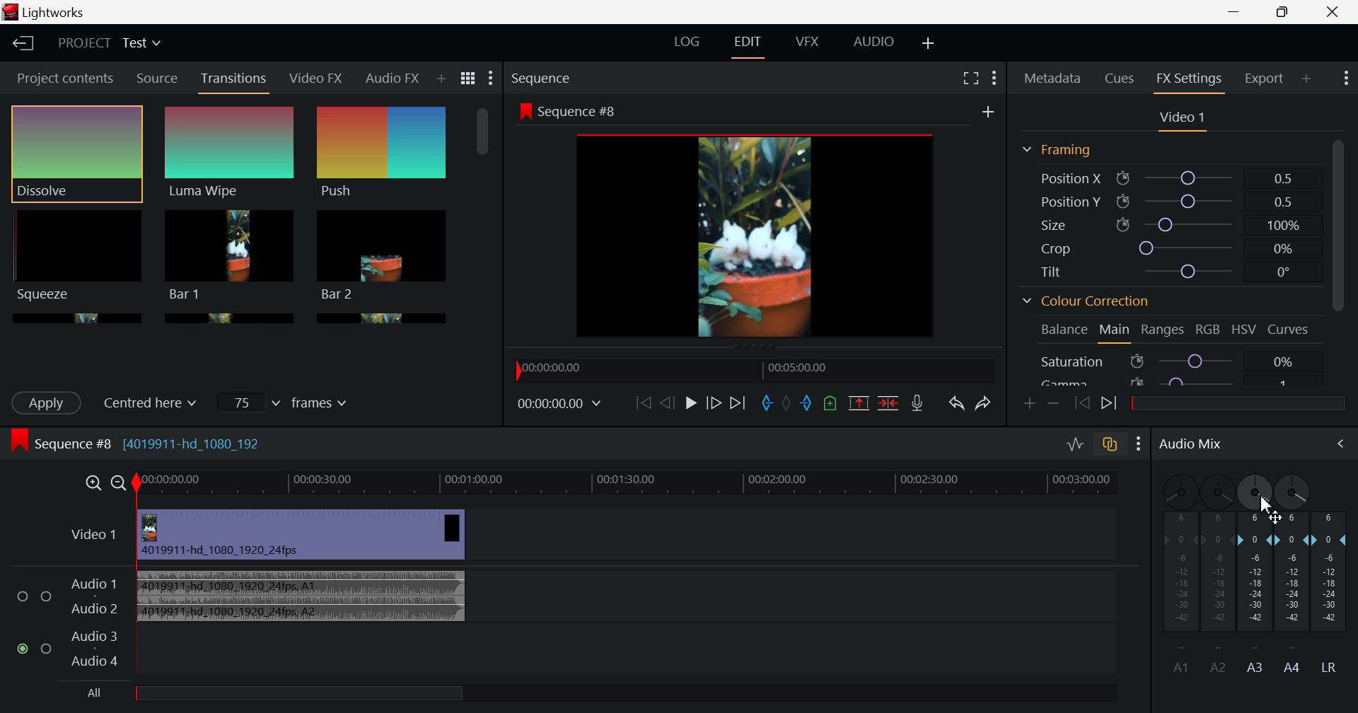  What do you see at coordinates (1265, 79) in the screenshot?
I see `Export` at bounding box center [1265, 79].